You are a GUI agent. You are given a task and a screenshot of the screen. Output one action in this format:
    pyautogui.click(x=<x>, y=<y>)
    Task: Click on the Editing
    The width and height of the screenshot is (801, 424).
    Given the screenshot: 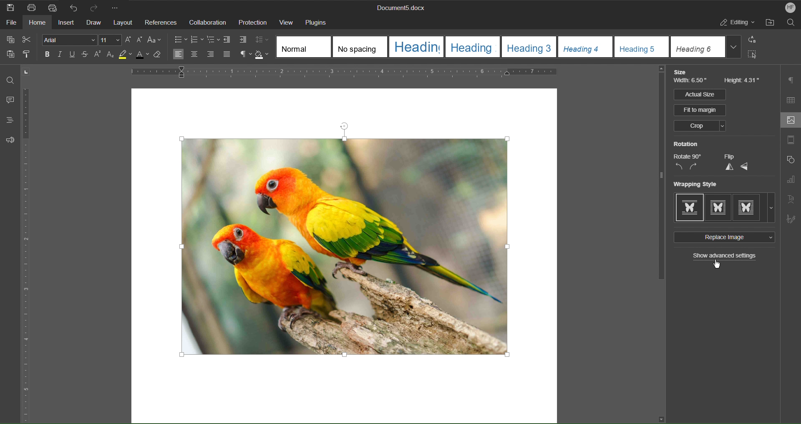 What is the action you would take?
    pyautogui.click(x=738, y=24)
    